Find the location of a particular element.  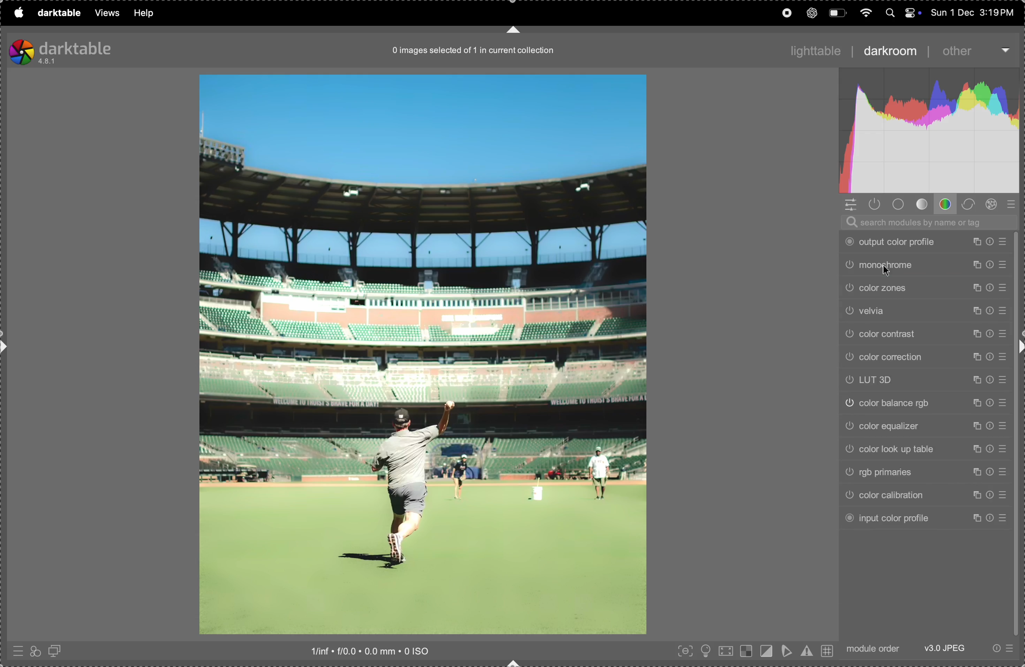

options is located at coordinates (1006, 48).